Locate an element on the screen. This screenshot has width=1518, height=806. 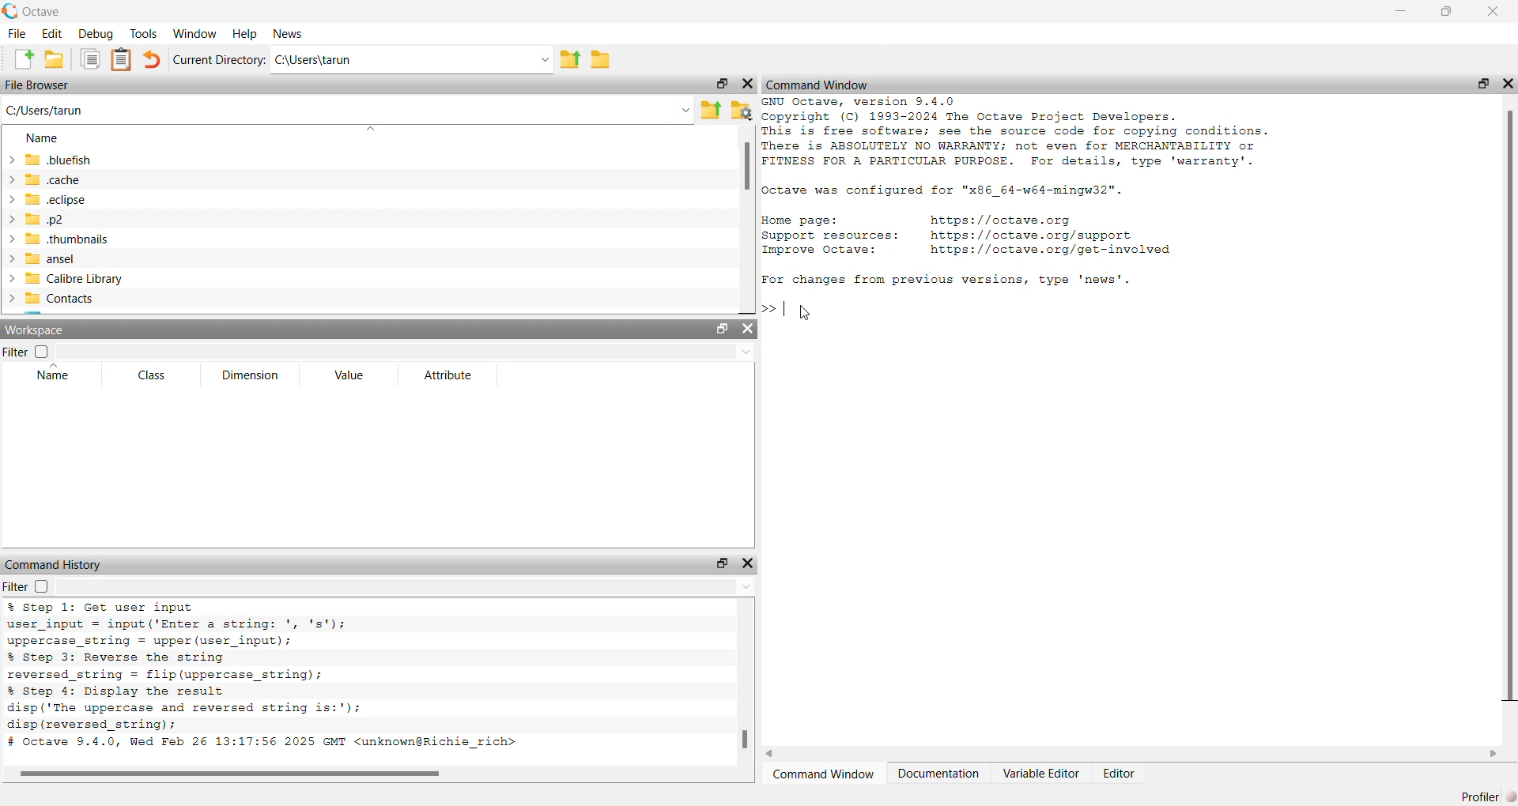
hide widget is located at coordinates (747, 81).